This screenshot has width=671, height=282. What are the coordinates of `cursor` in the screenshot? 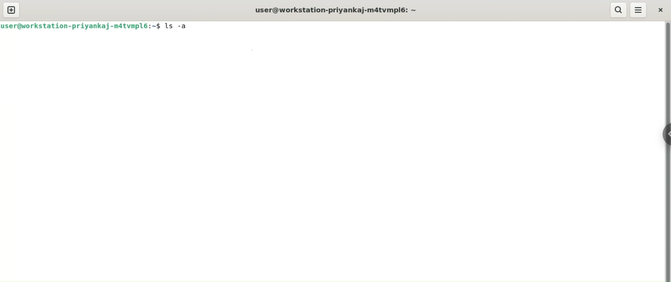 It's located at (196, 26).